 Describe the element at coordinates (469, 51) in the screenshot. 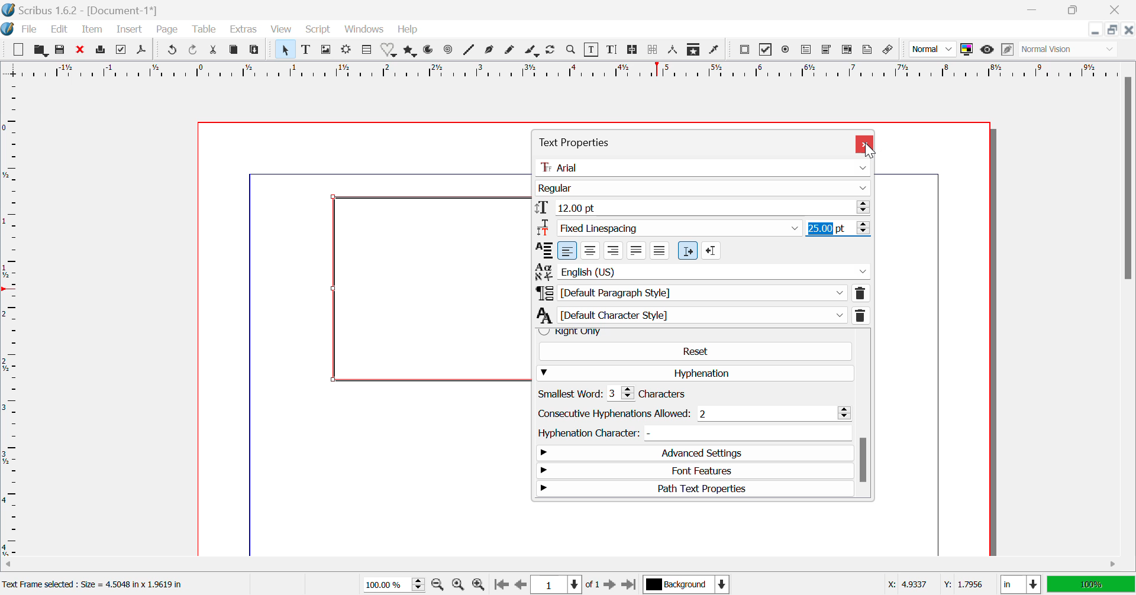

I see `Lines` at that location.